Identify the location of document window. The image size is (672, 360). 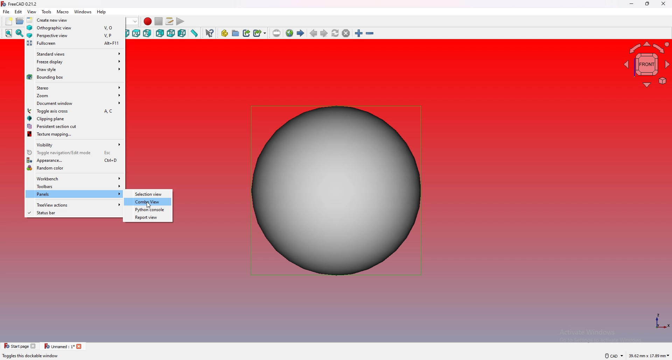
(75, 103).